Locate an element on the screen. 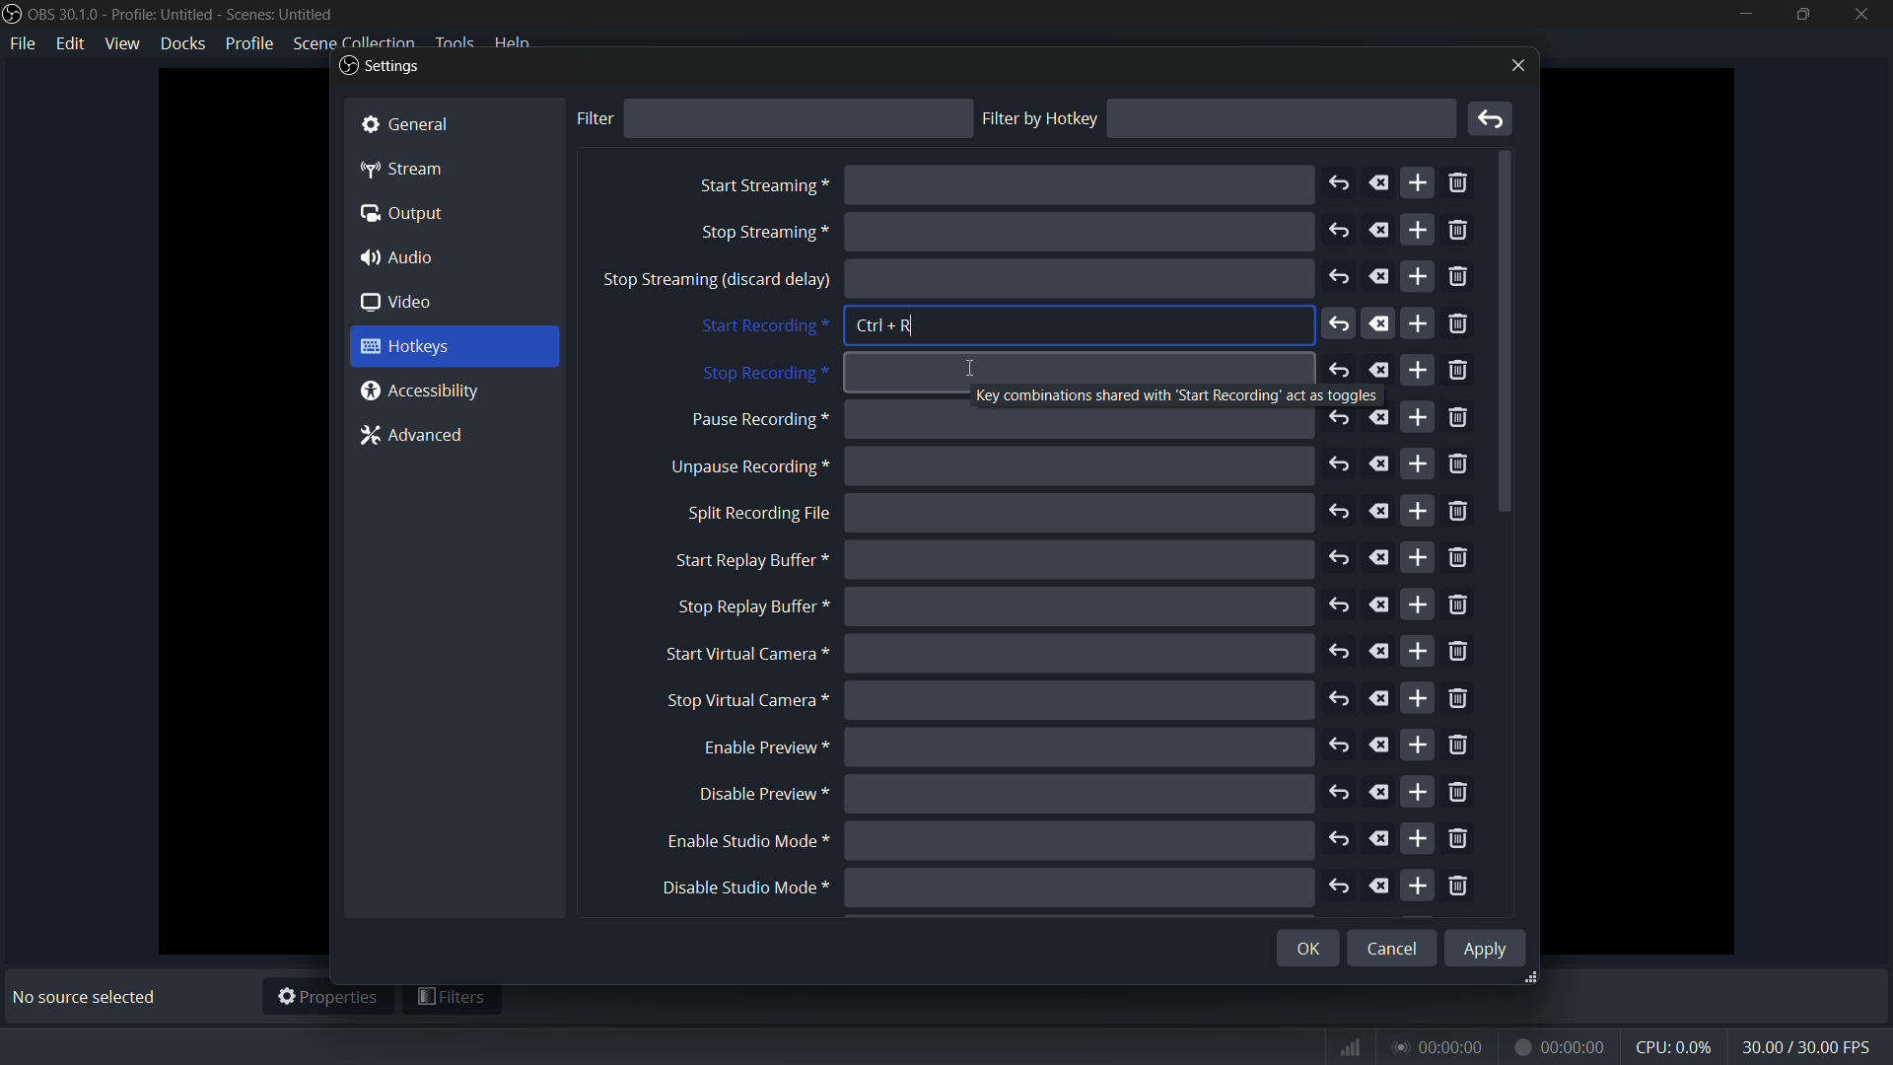 The image size is (1893, 1065). Key combinations shared with ‘Start Recording’ act as toggles is located at coordinates (1175, 394).